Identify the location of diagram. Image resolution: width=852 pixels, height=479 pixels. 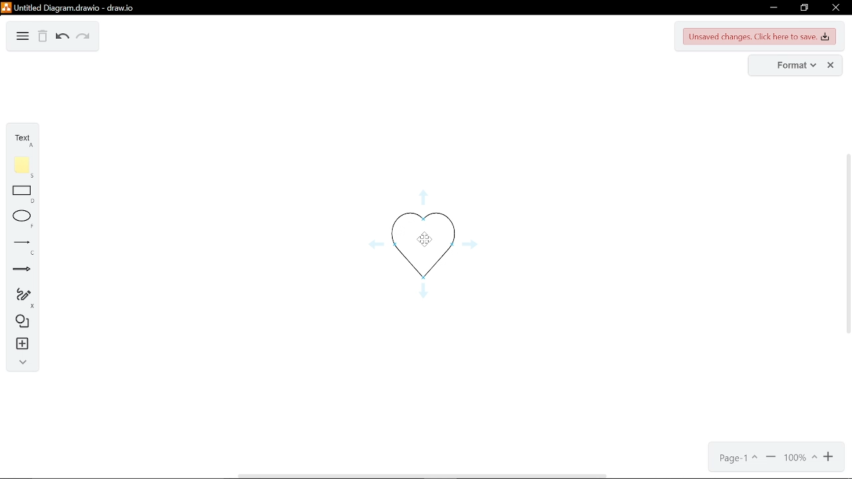
(23, 37).